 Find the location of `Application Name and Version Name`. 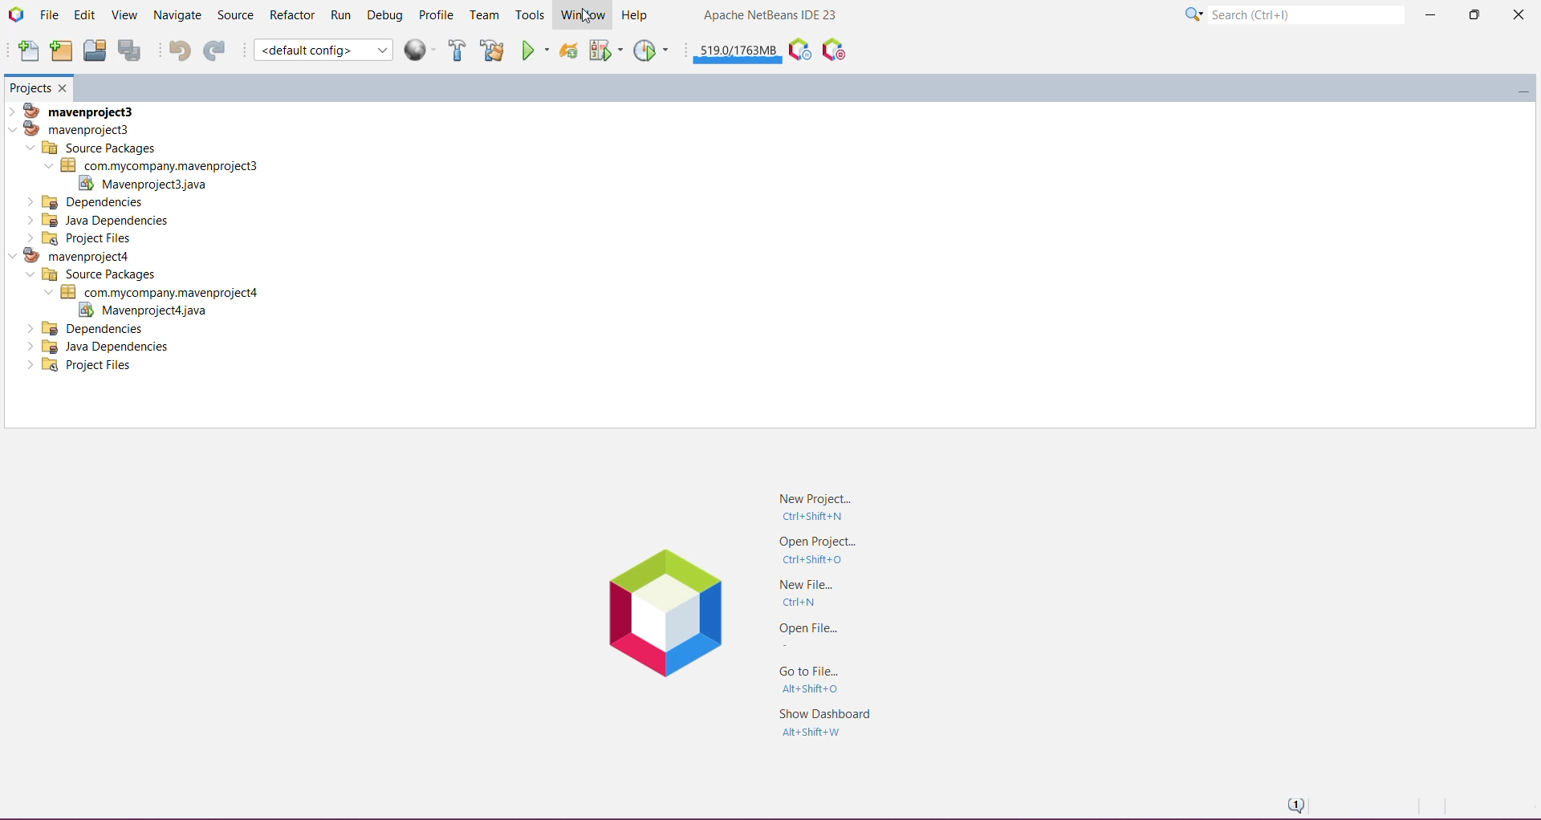

Application Name and Version Name is located at coordinates (771, 16).